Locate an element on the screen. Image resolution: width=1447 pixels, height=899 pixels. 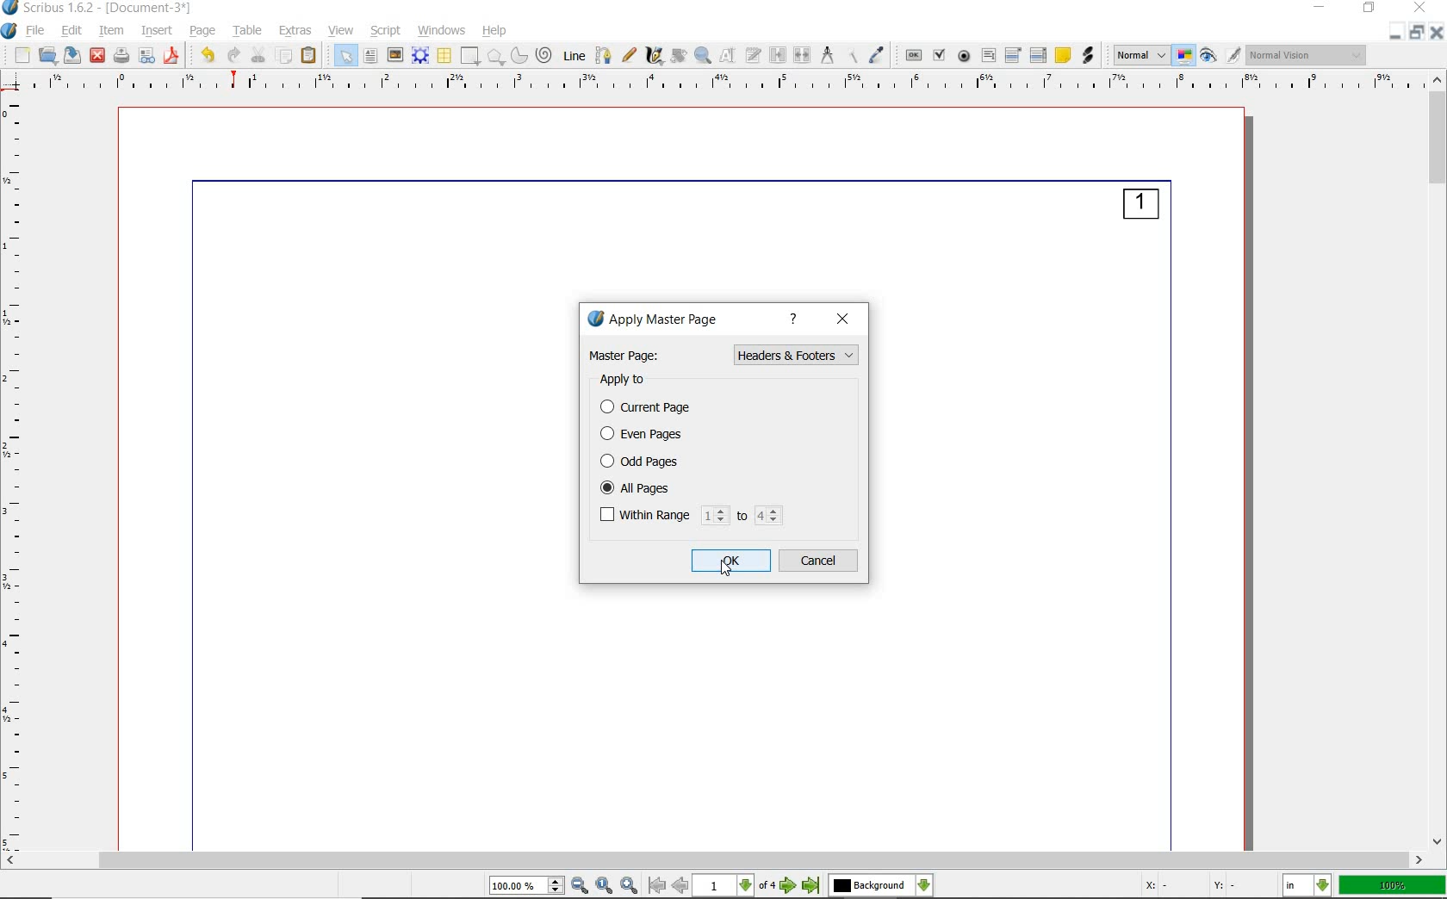
Bezier curve is located at coordinates (603, 55).